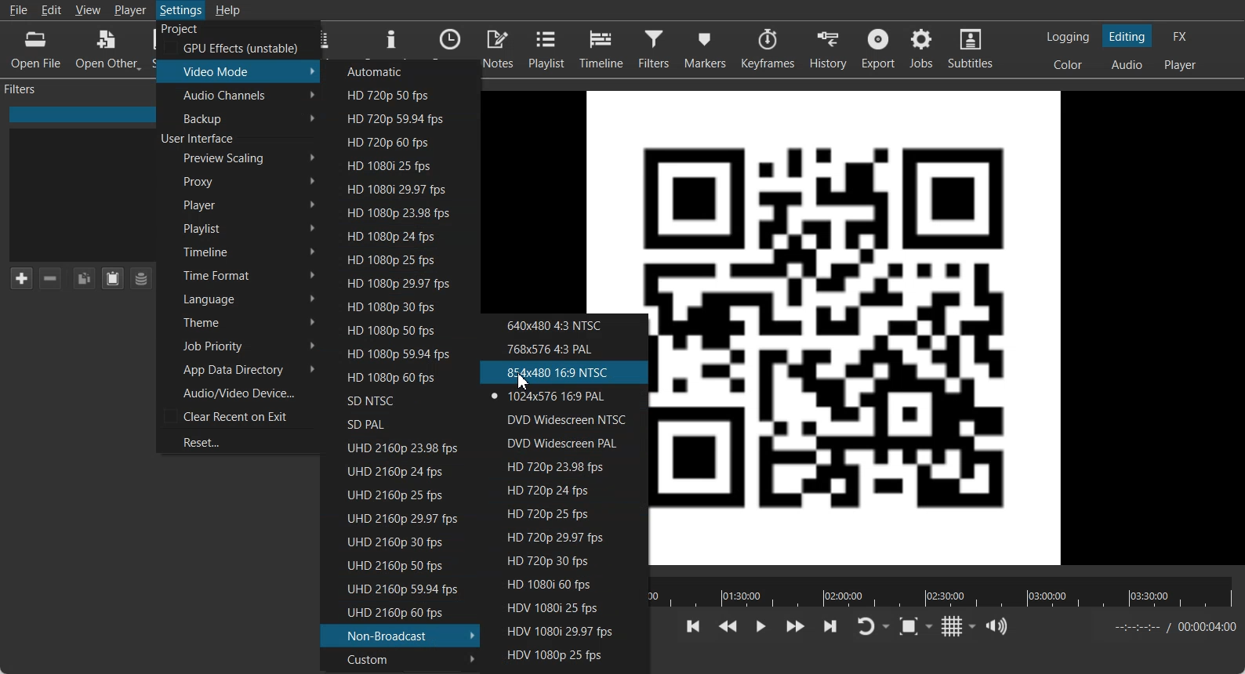  Describe the element at coordinates (623, 199) in the screenshot. I see `QR code` at that location.